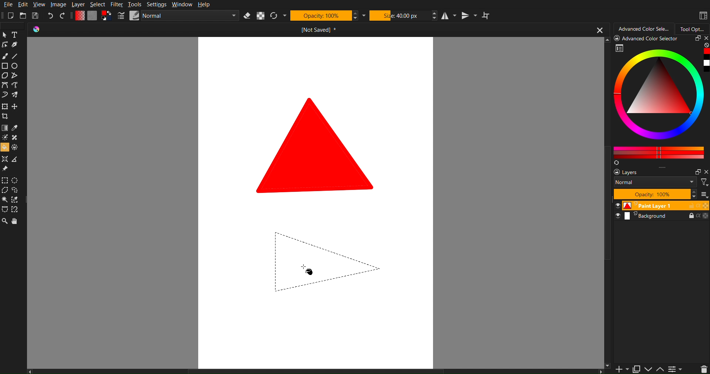 This screenshot has width=710, height=374. I want to click on Cursor, so click(4, 191).